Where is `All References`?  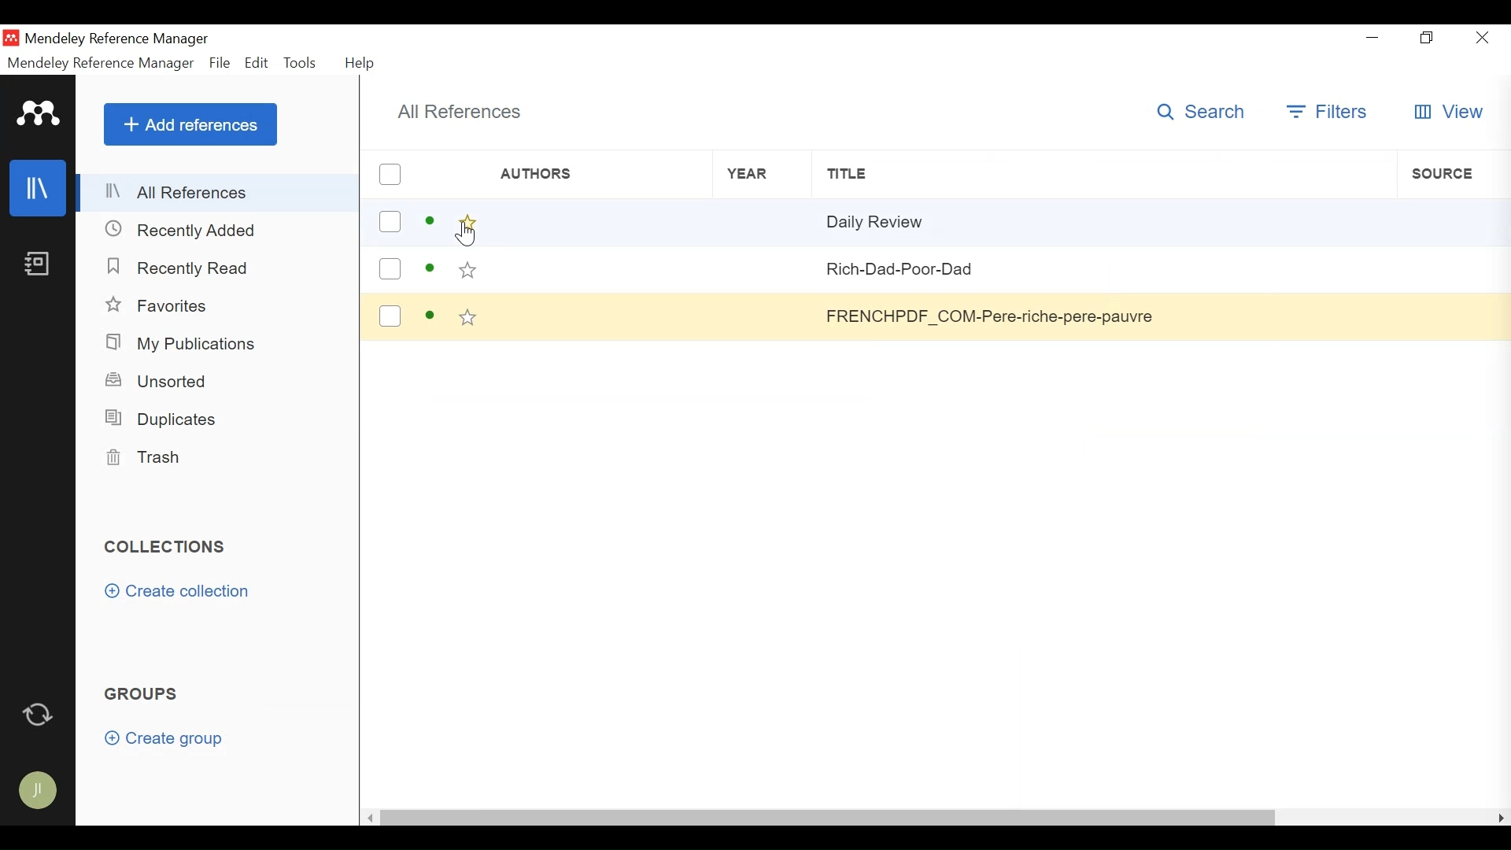
All References is located at coordinates (455, 111).